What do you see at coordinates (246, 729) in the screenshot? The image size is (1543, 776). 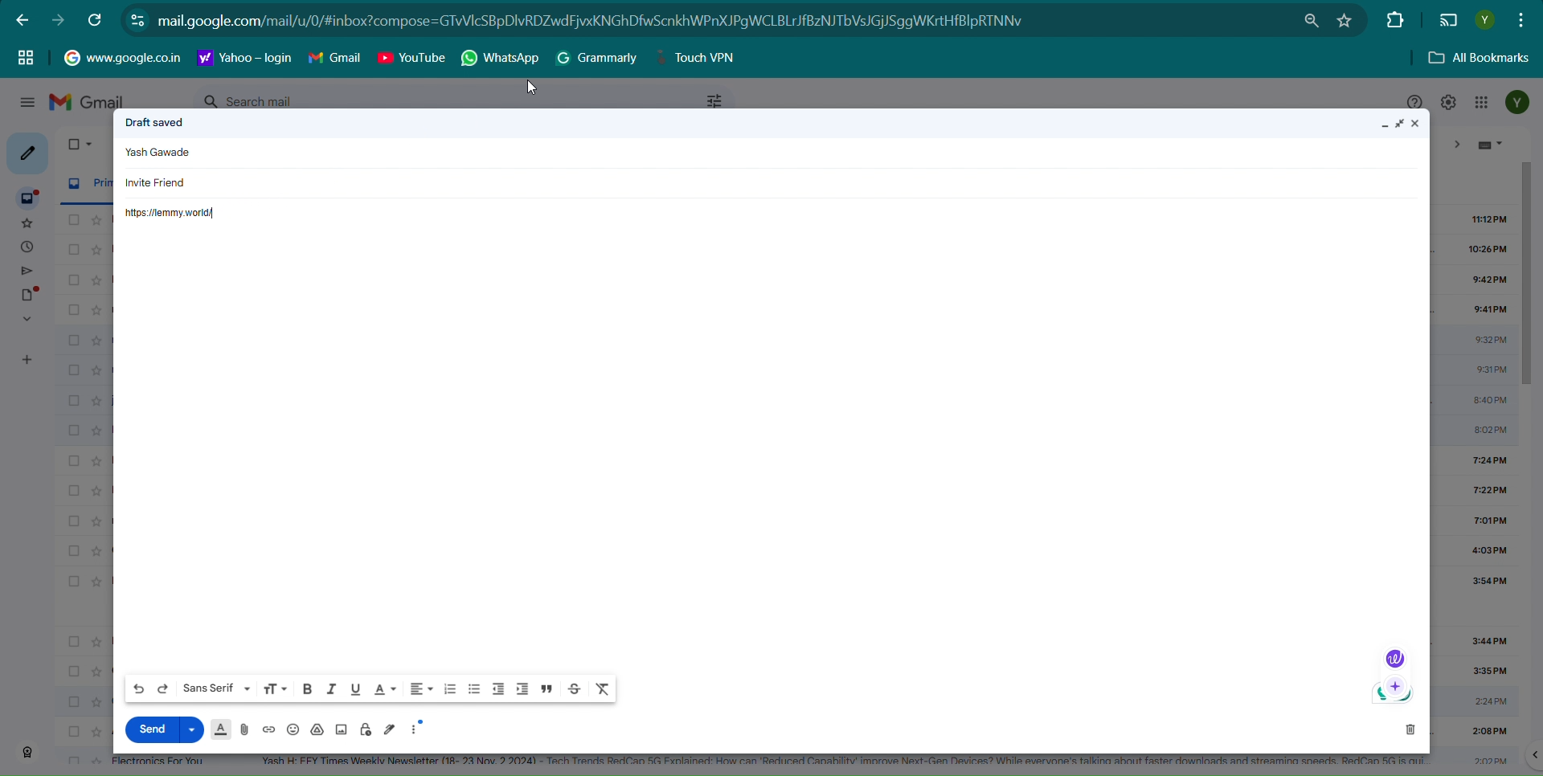 I see `Attached files` at bounding box center [246, 729].